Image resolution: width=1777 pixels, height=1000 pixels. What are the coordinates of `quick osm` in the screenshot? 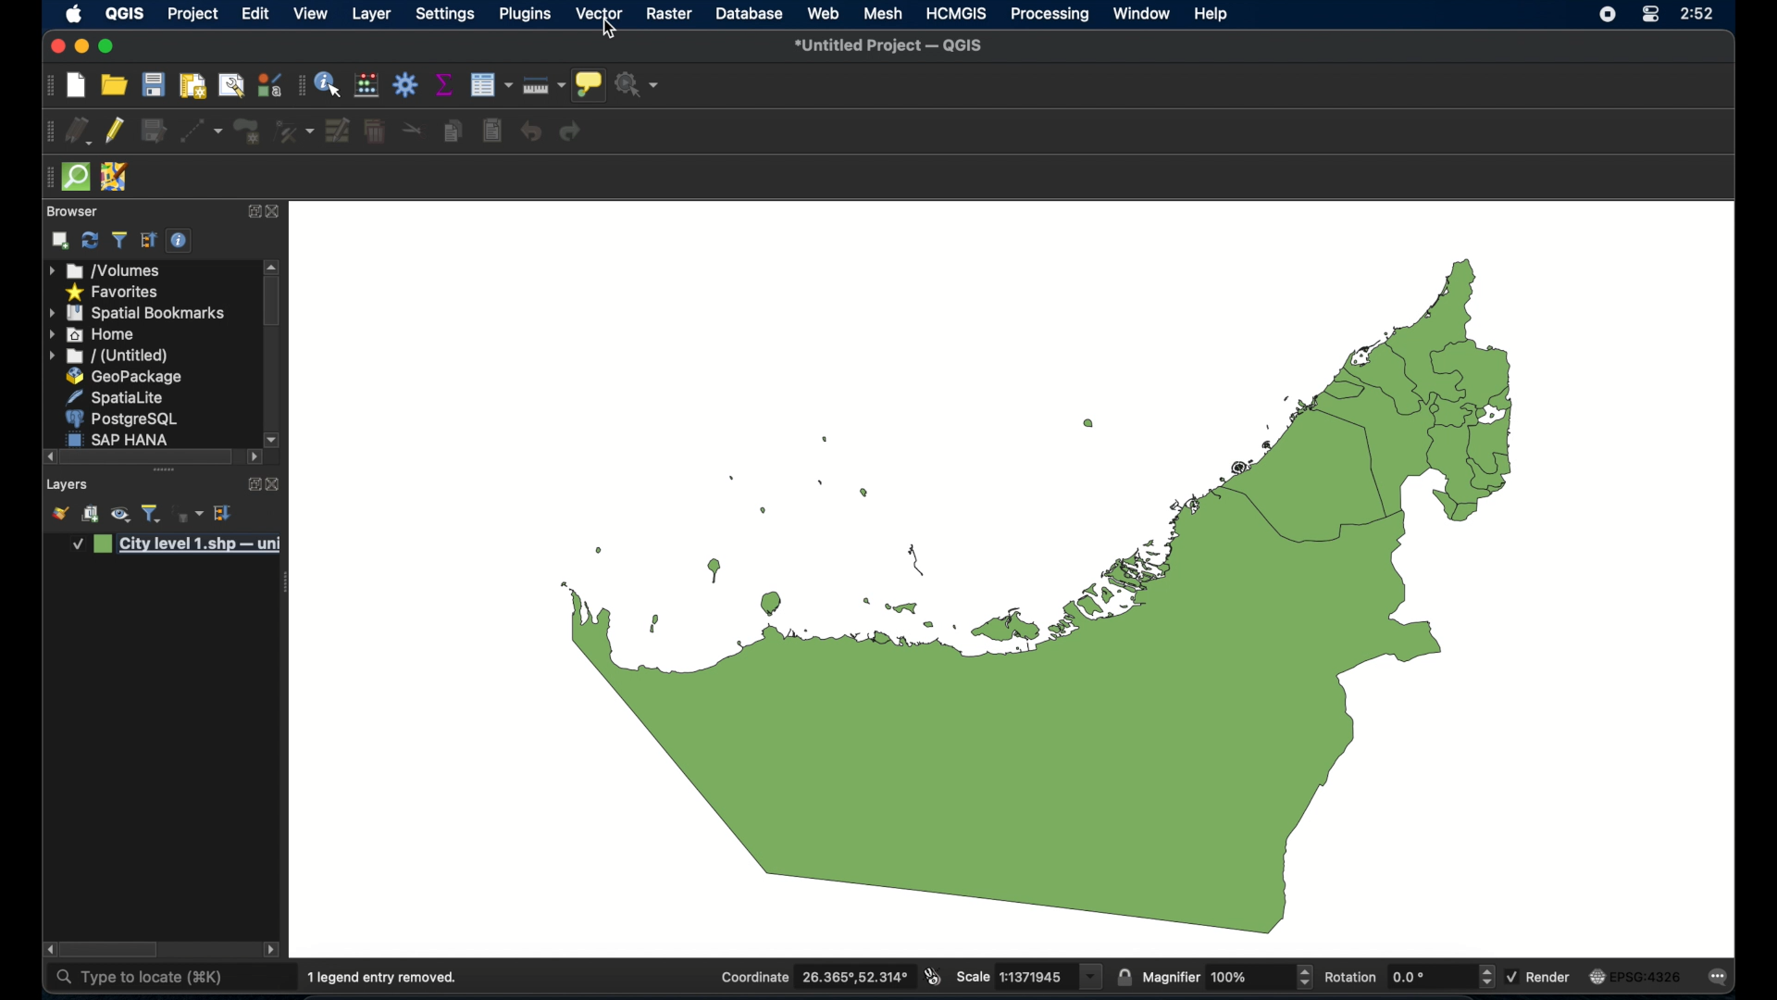 It's located at (75, 177).